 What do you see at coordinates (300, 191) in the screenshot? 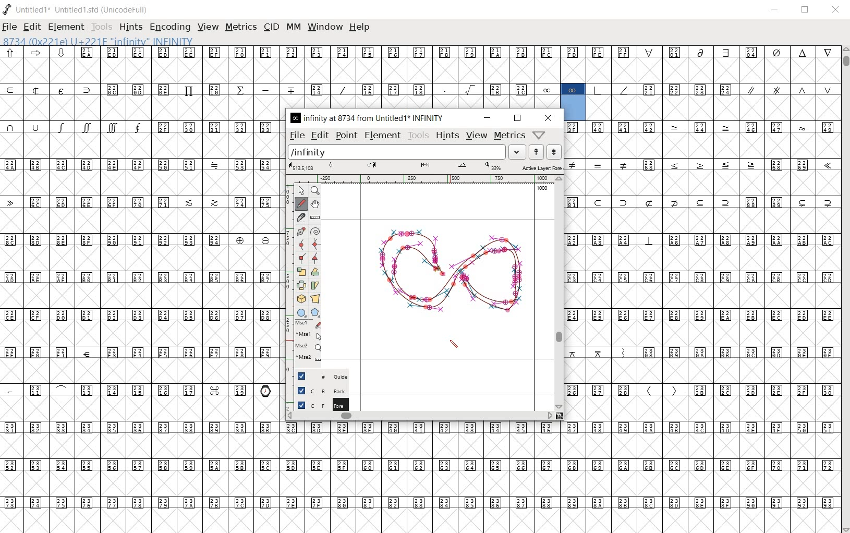
I see `POINTER` at bounding box center [300, 191].